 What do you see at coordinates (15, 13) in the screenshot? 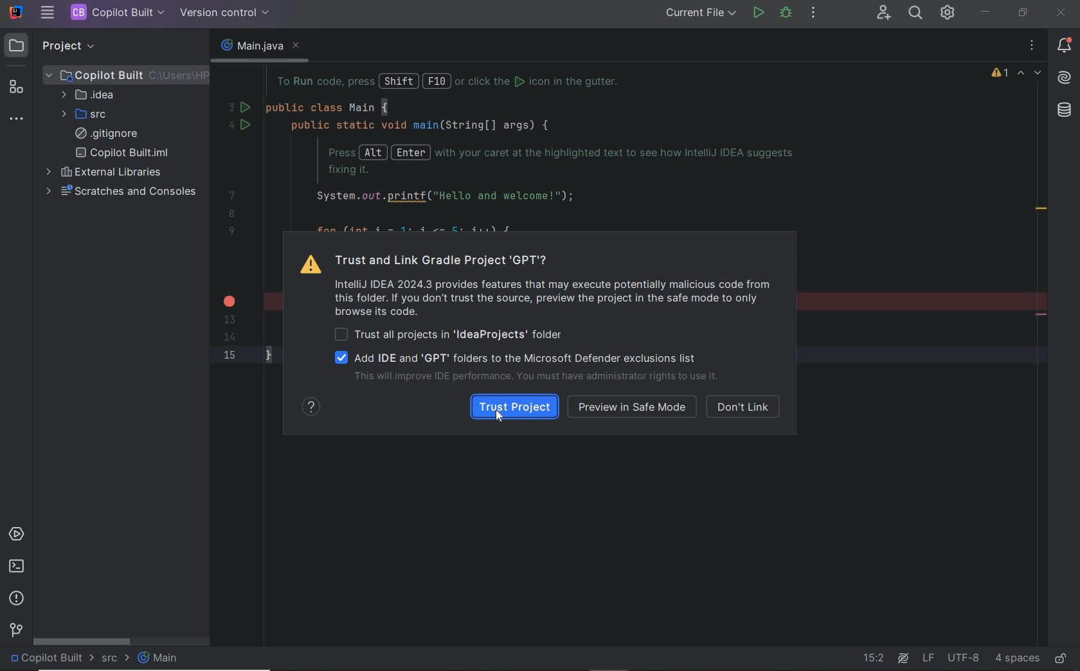
I see `SYSTEM NAME` at bounding box center [15, 13].